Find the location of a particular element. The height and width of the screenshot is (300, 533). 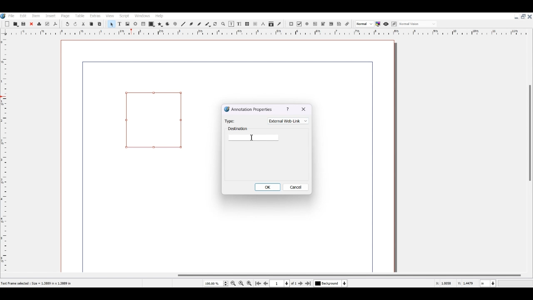

Open is located at coordinates (16, 24).